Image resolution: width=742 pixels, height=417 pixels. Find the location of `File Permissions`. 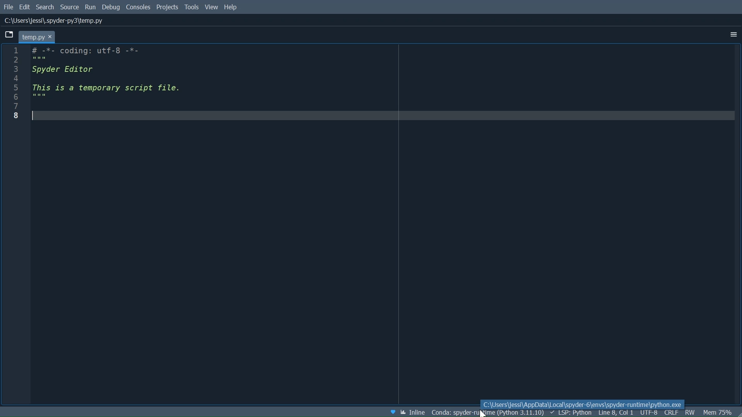

File Permissions is located at coordinates (690, 412).